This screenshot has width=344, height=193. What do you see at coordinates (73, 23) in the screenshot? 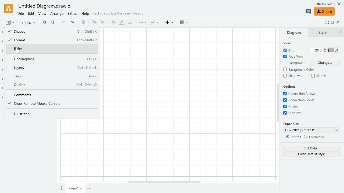
I see `Redo` at bounding box center [73, 23].